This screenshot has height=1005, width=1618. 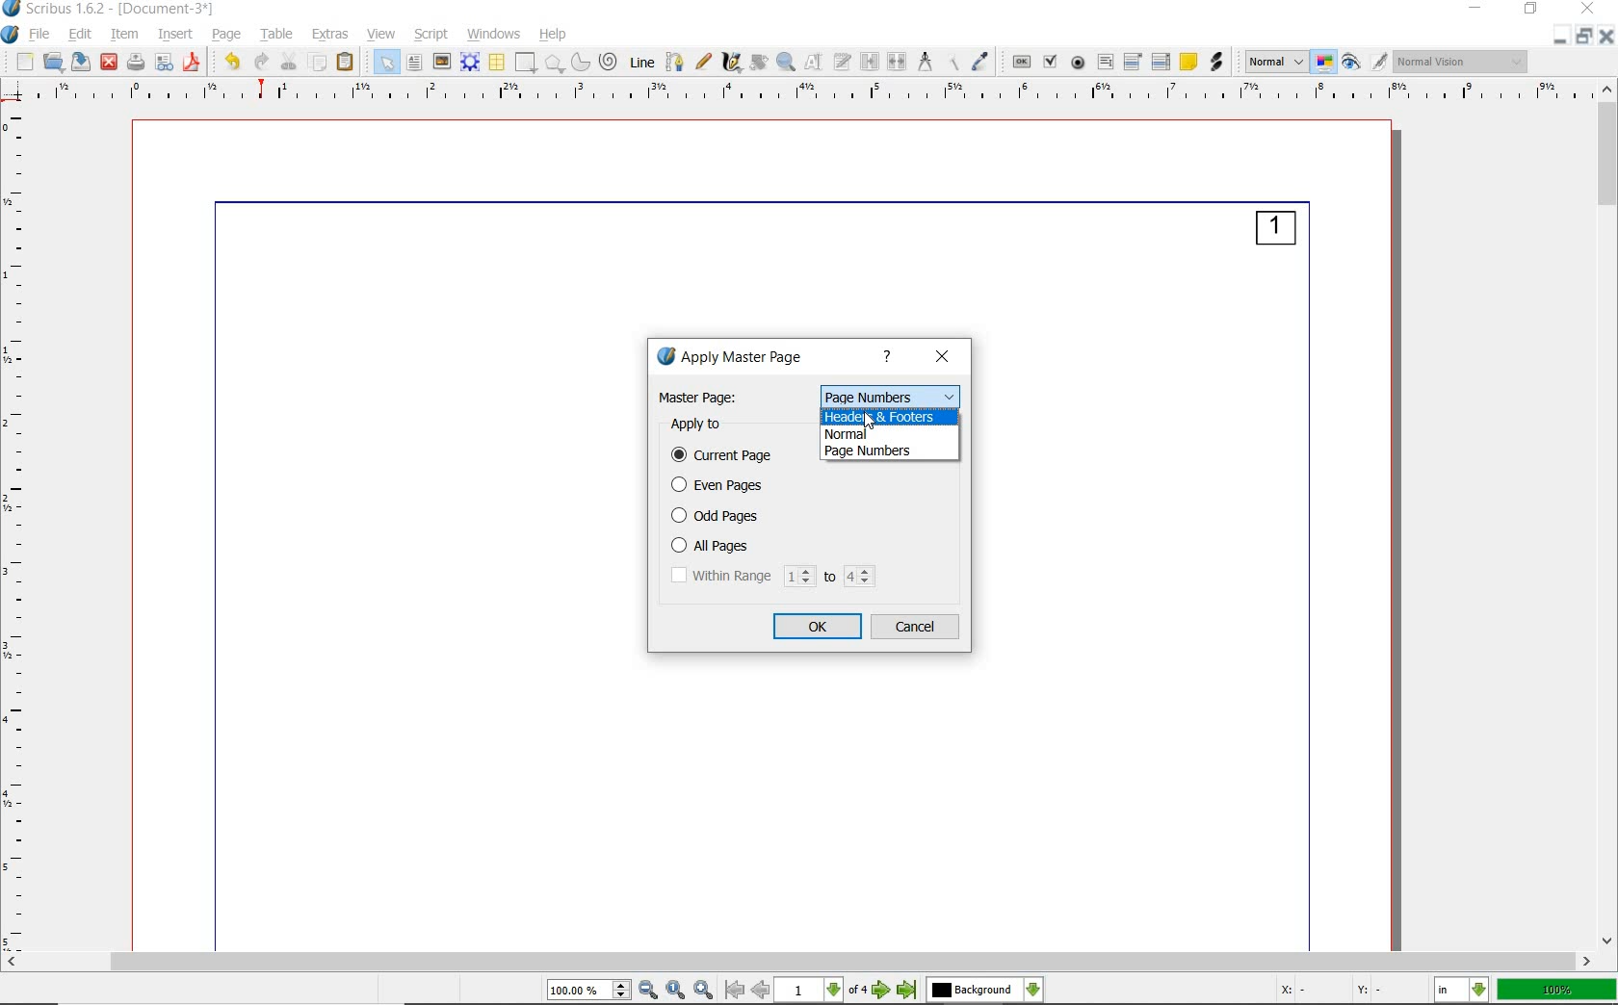 I want to click on table, so click(x=497, y=61).